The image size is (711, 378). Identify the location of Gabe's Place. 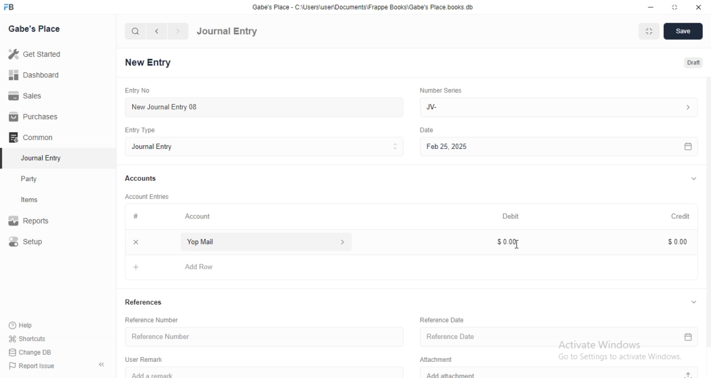
(34, 29).